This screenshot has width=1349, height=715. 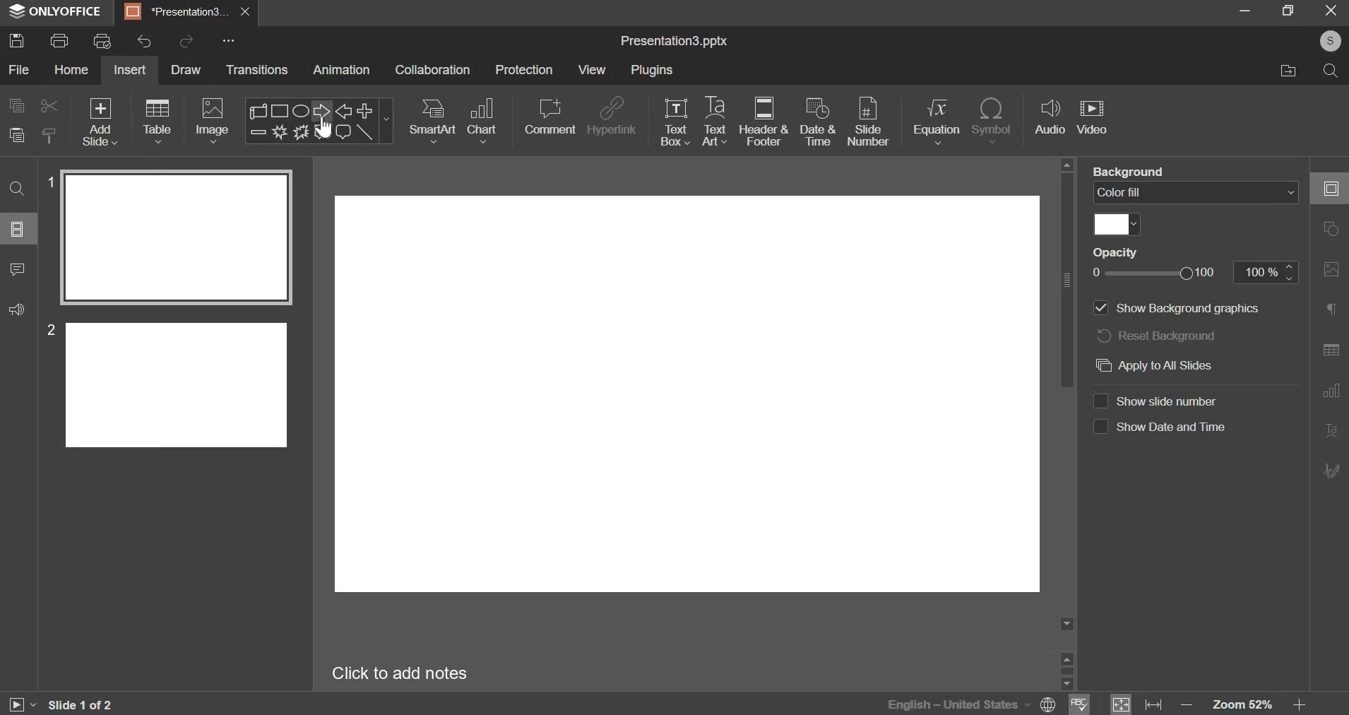 I want to click on rounded rectangular callout, so click(x=343, y=134).